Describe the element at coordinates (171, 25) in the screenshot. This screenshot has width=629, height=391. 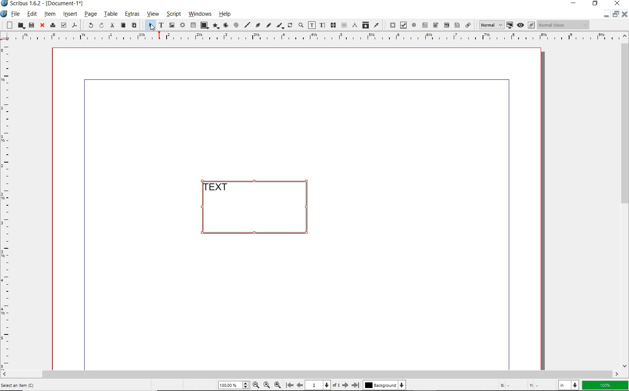
I see `image frame` at that location.